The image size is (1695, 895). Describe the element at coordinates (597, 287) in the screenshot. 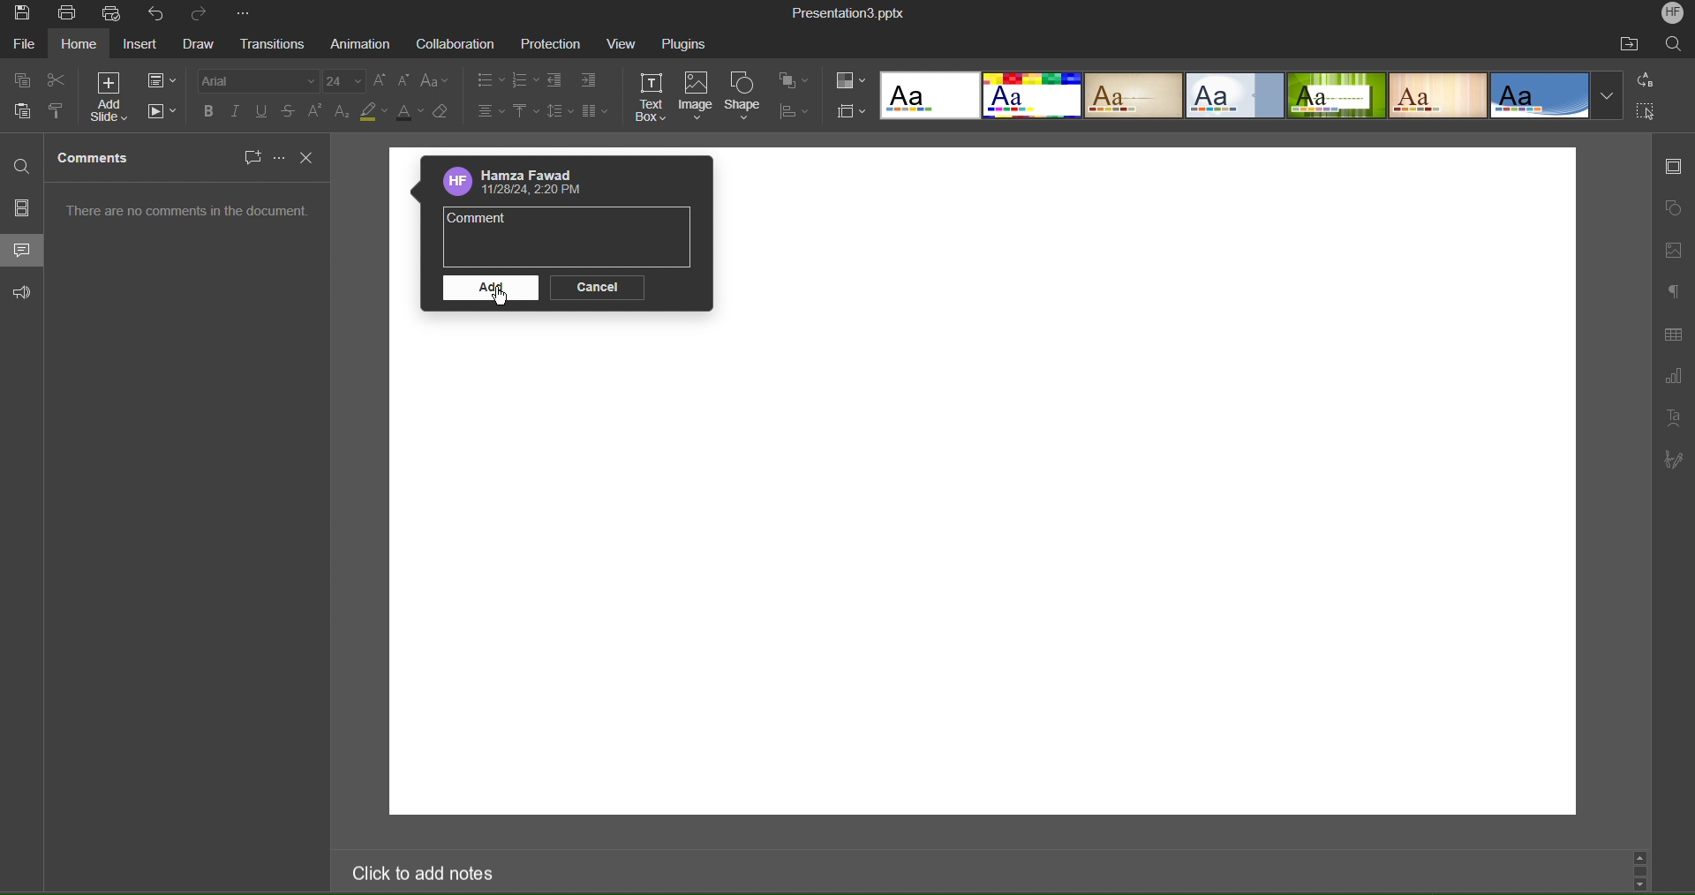

I see `Cancel` at that location.